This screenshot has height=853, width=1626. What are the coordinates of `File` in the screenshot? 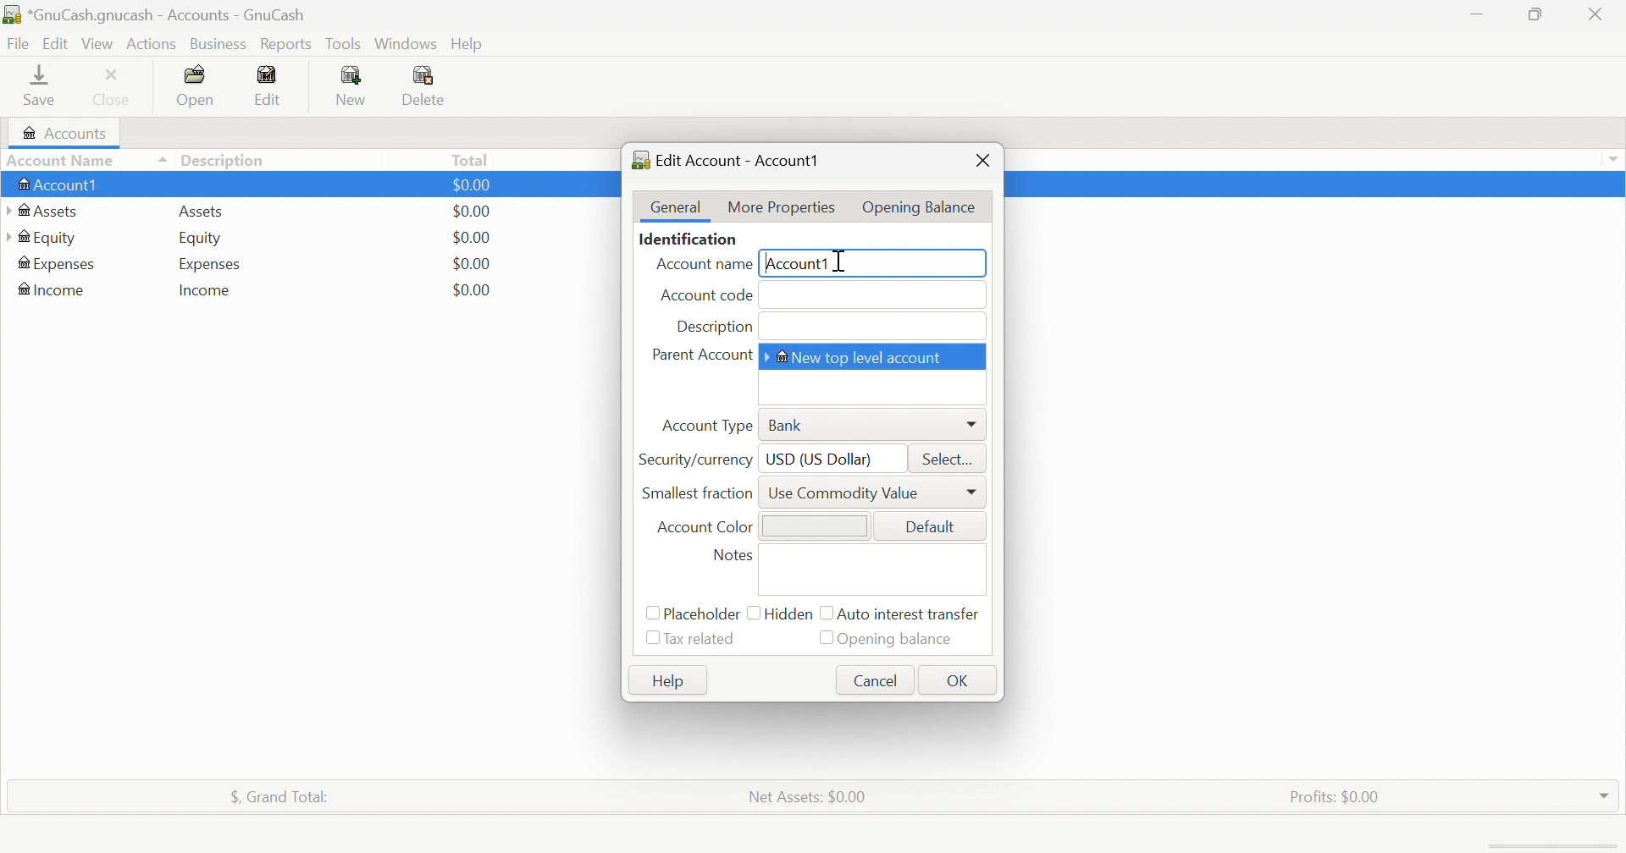 It's located at (19, 44).